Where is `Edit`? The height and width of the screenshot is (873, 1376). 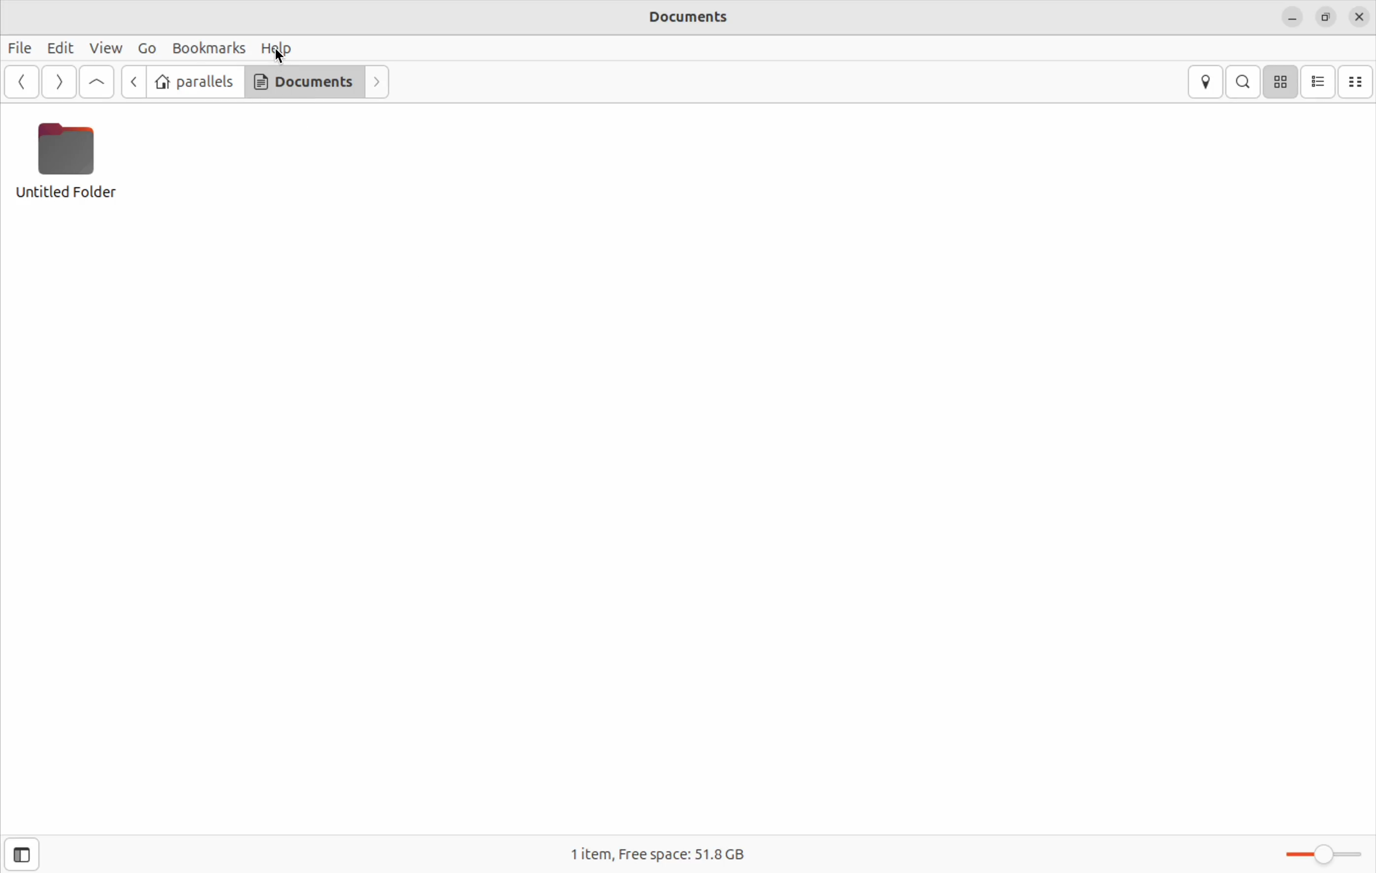
Edit is located at coordinates (59, 47).